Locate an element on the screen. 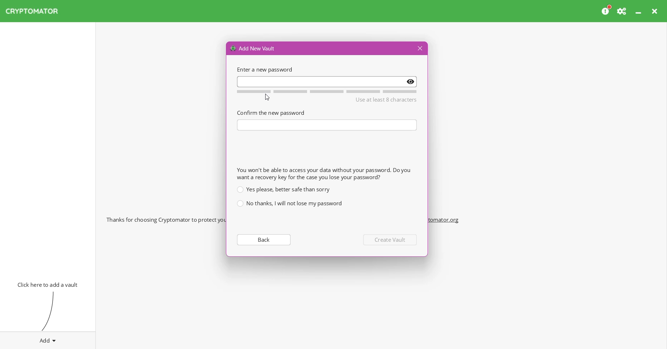 The width and height of the screenshot is (667, 349). (un)check please, I will not lose my password is located at coordinates (289, 203).